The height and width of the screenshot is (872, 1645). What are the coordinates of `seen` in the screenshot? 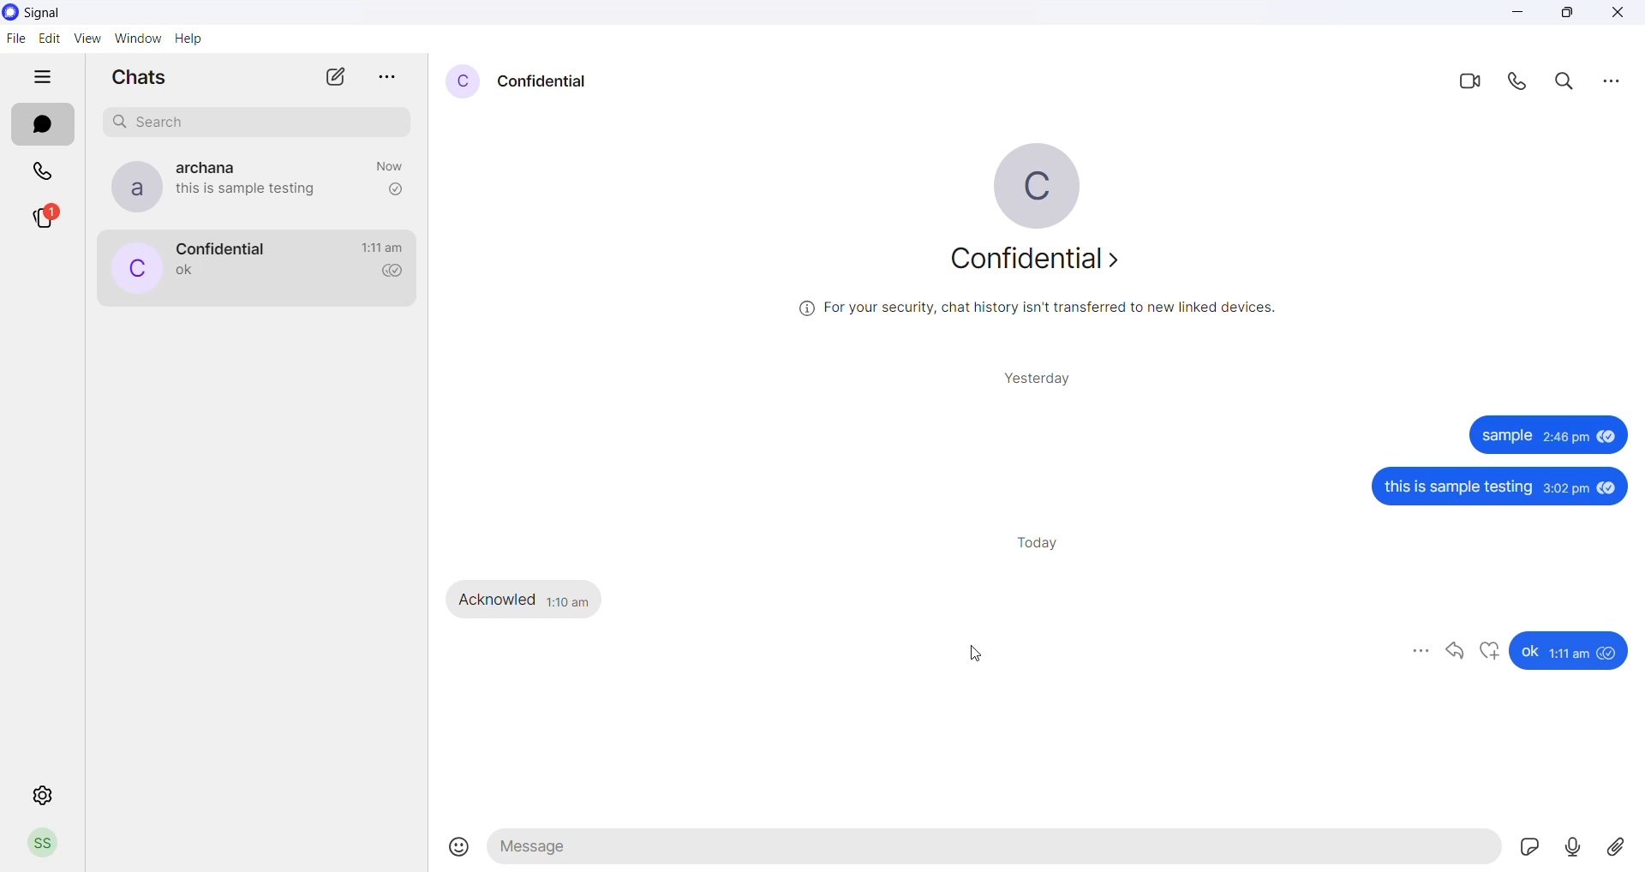 It's located at (1607, 440).